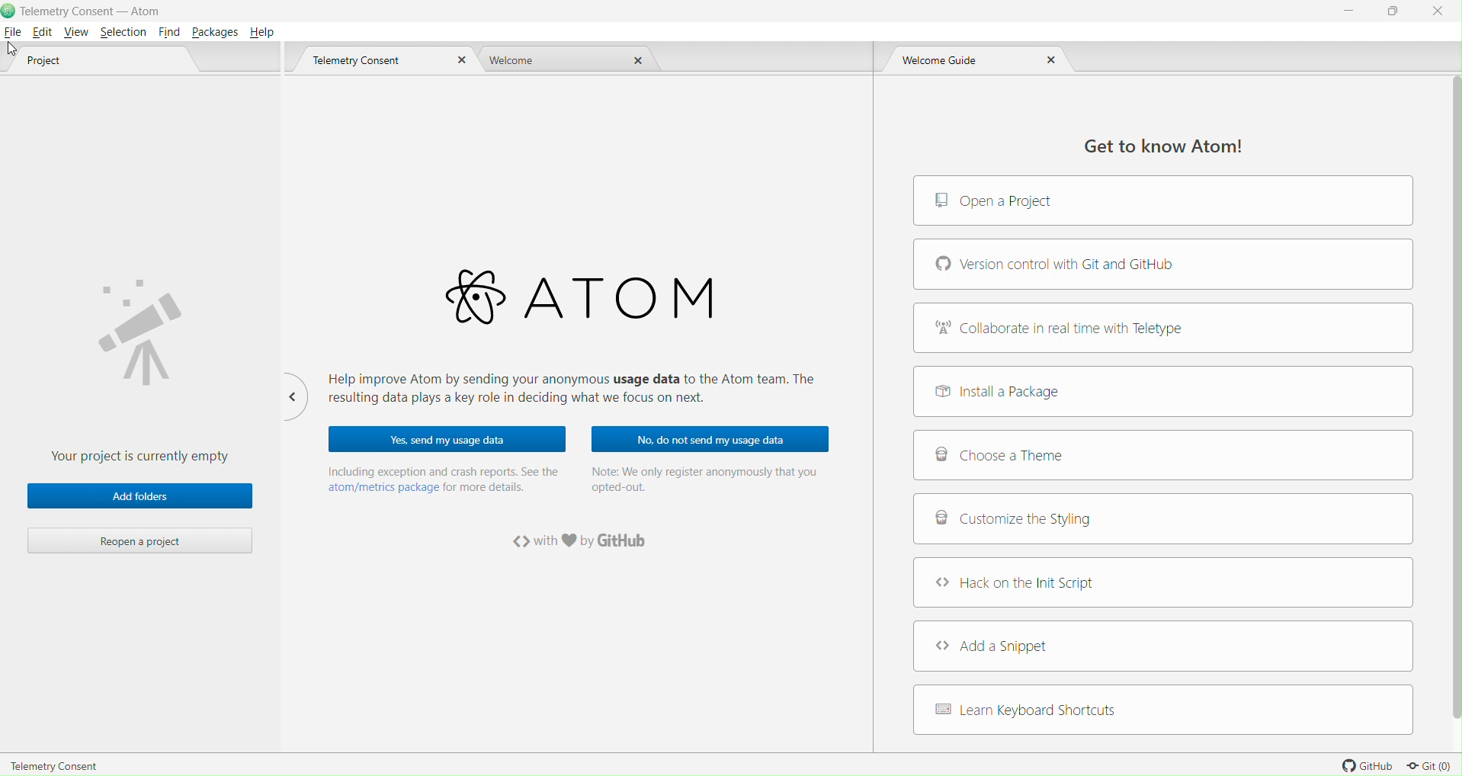 The image size is (1462, 776). I want to click on Your project is currently empty, so click(143, 361).